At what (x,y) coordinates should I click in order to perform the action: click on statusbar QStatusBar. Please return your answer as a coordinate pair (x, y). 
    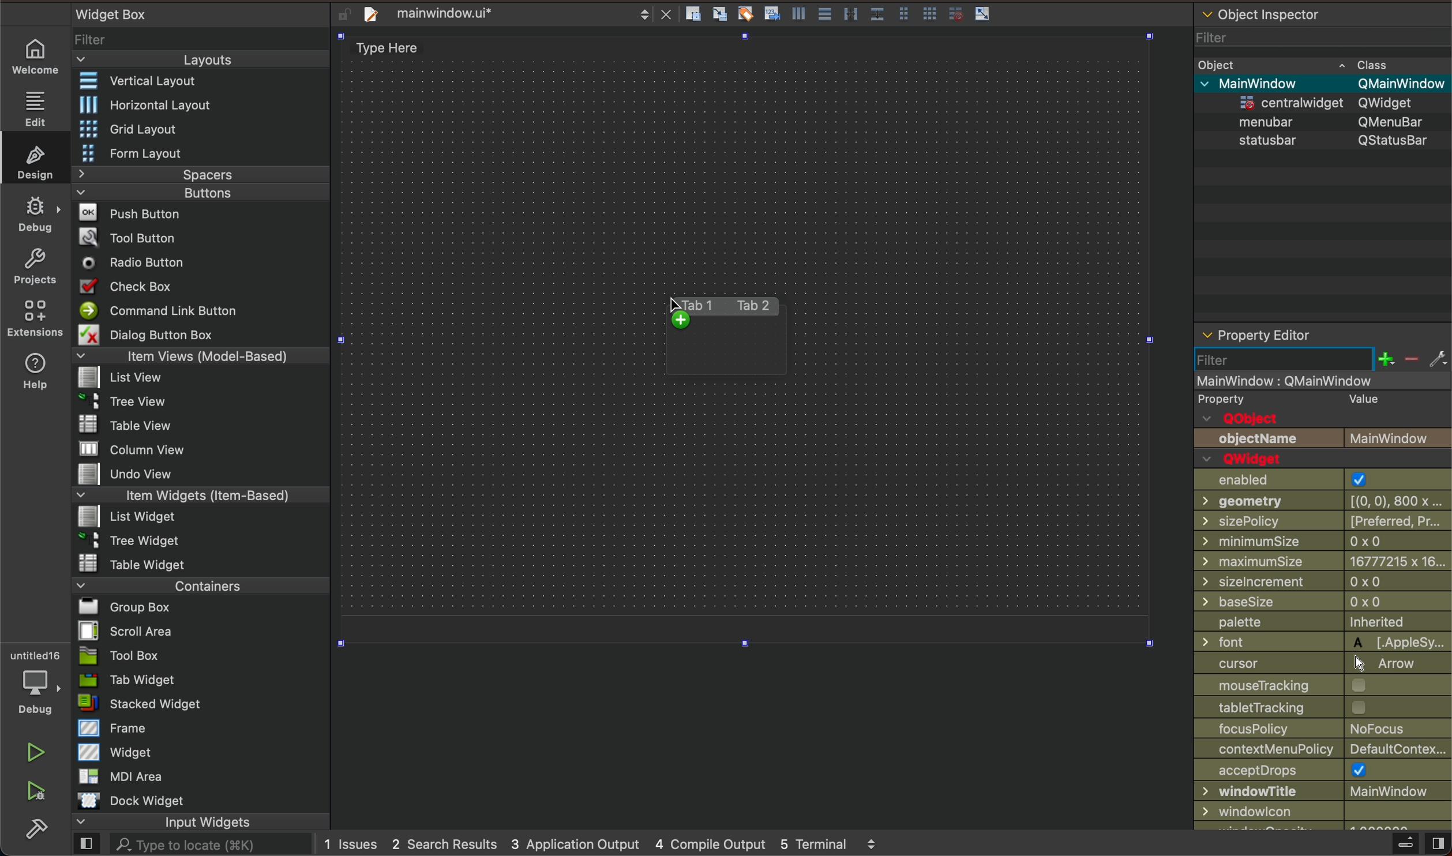
    Looking at the image, I should click on (1321, 140).